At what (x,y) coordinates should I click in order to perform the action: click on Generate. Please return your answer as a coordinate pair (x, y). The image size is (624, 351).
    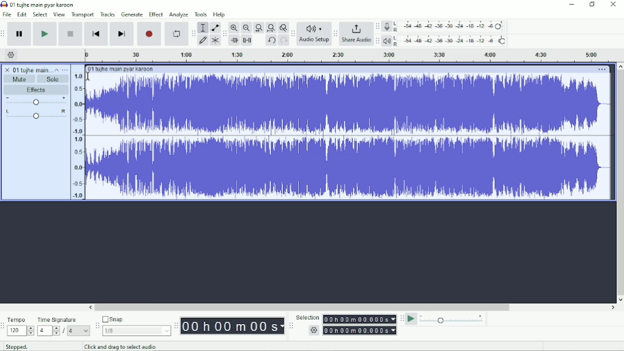
    Looking at the image, I should click on (132, 14).